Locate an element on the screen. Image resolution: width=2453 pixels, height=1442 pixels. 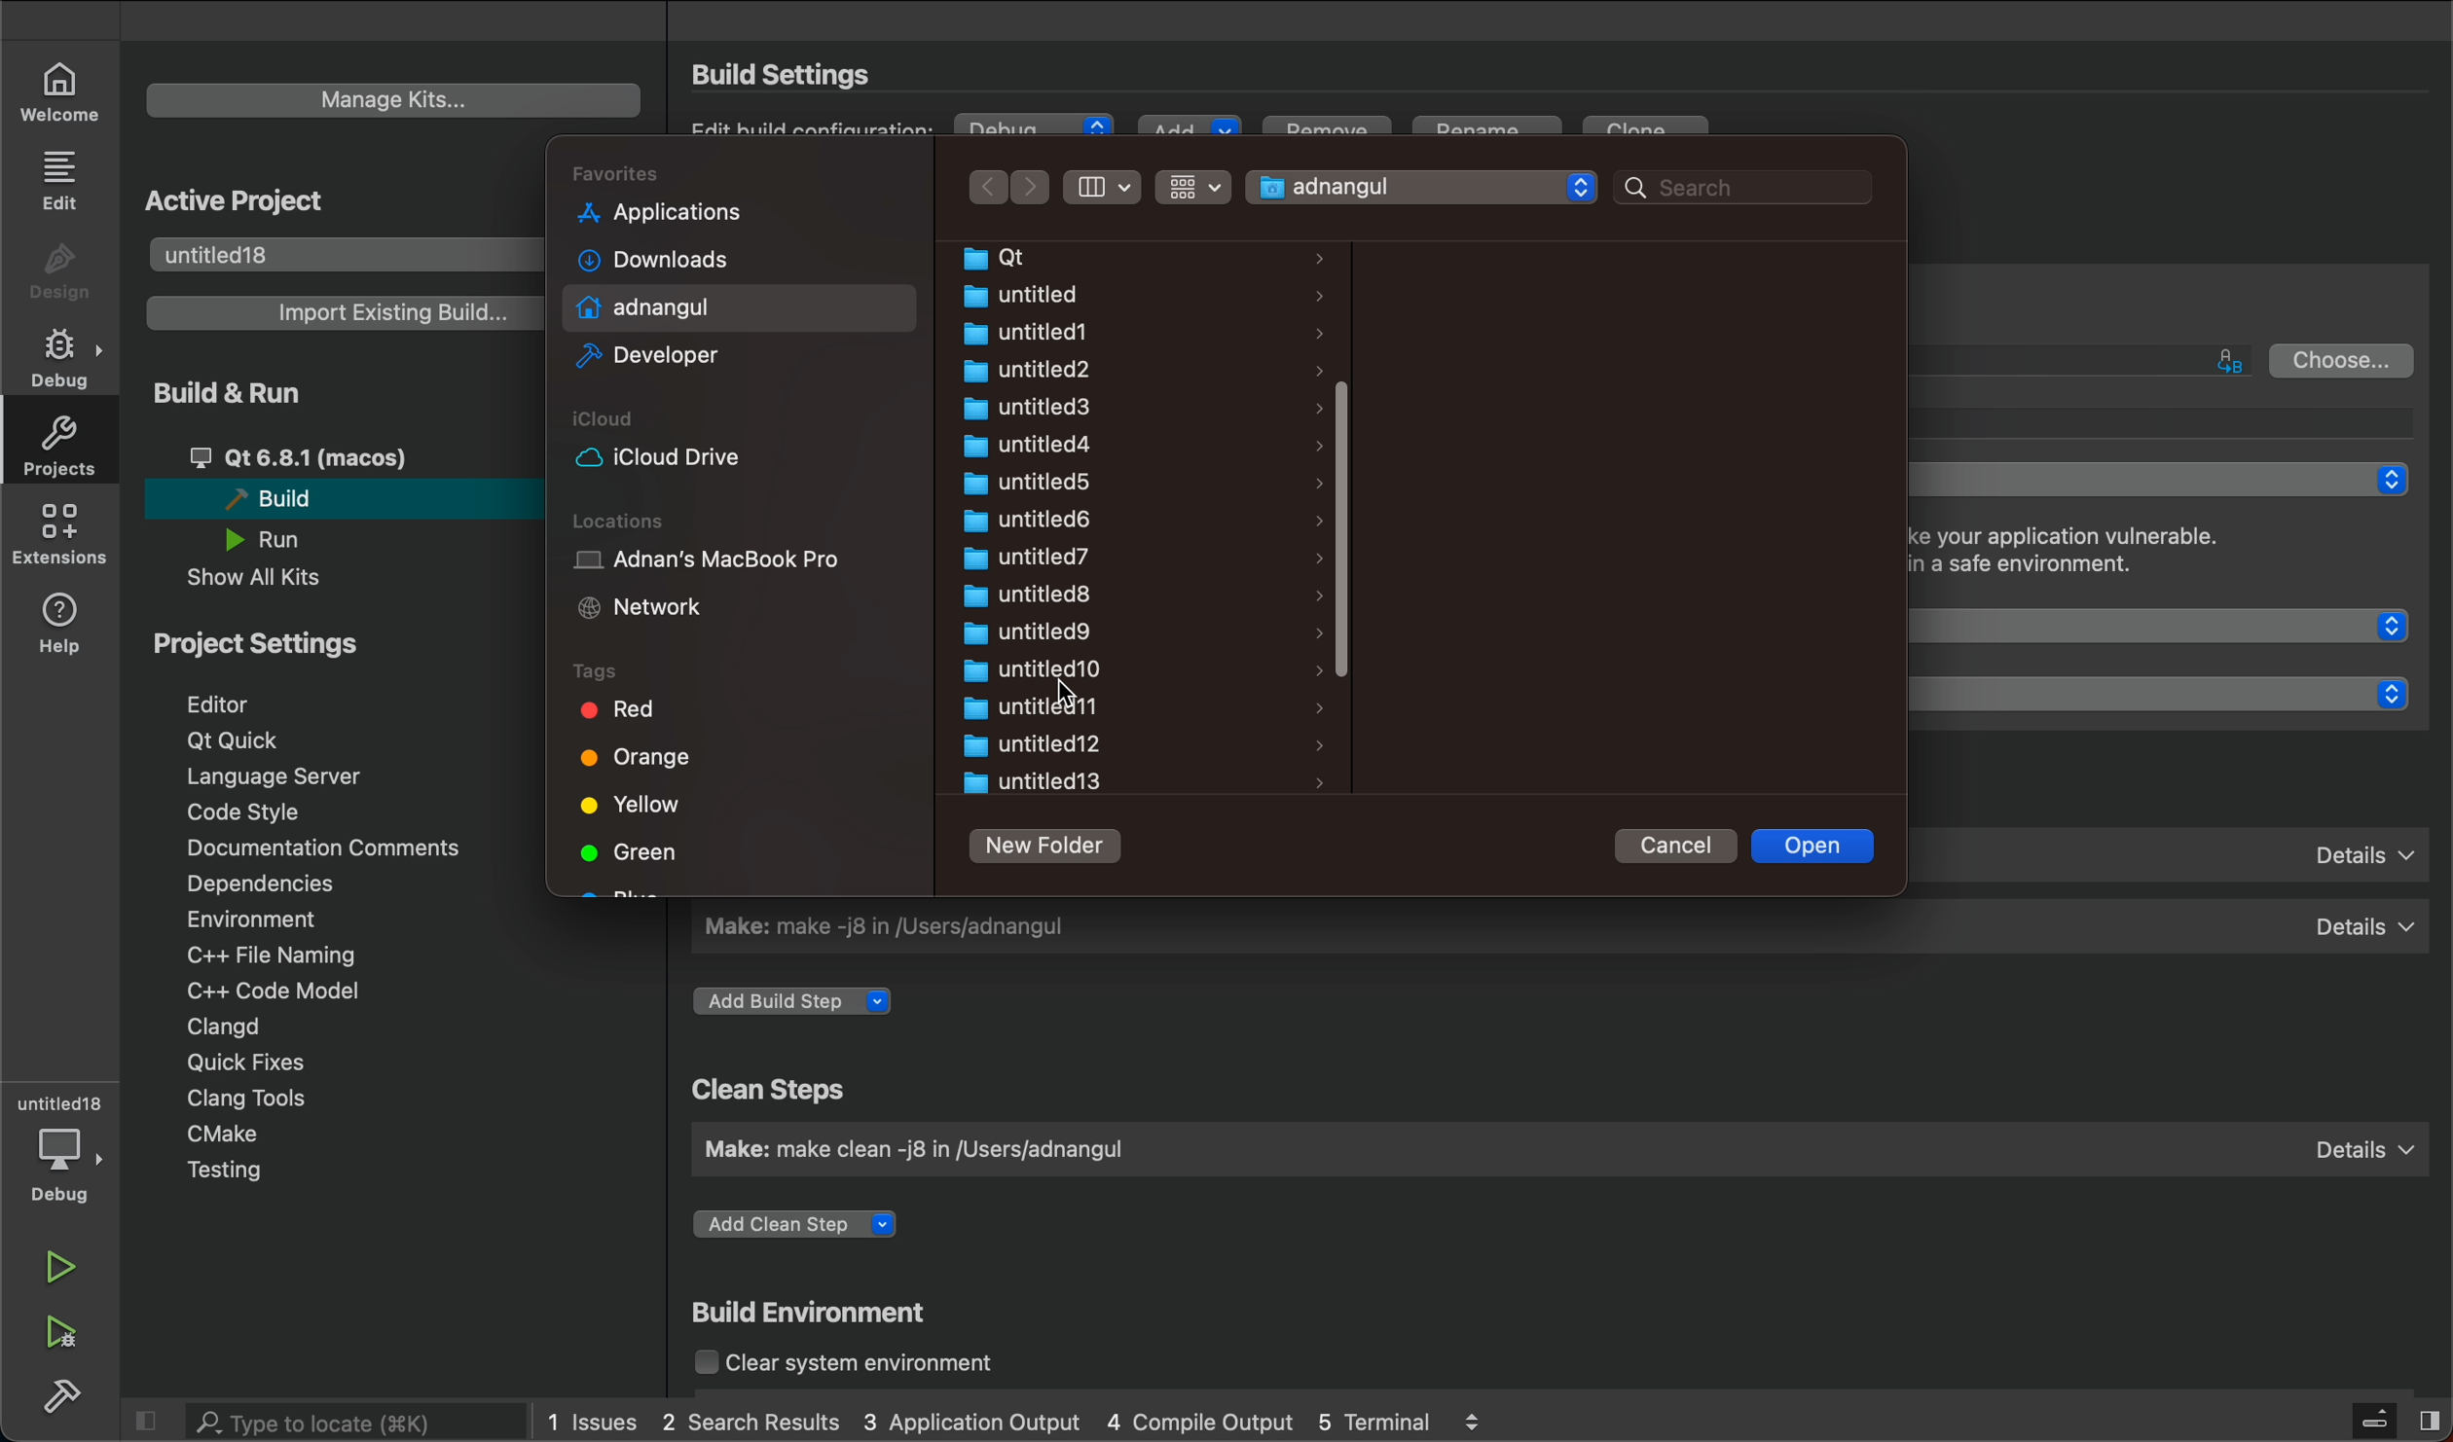
search is located at coordinates (1751, 188).